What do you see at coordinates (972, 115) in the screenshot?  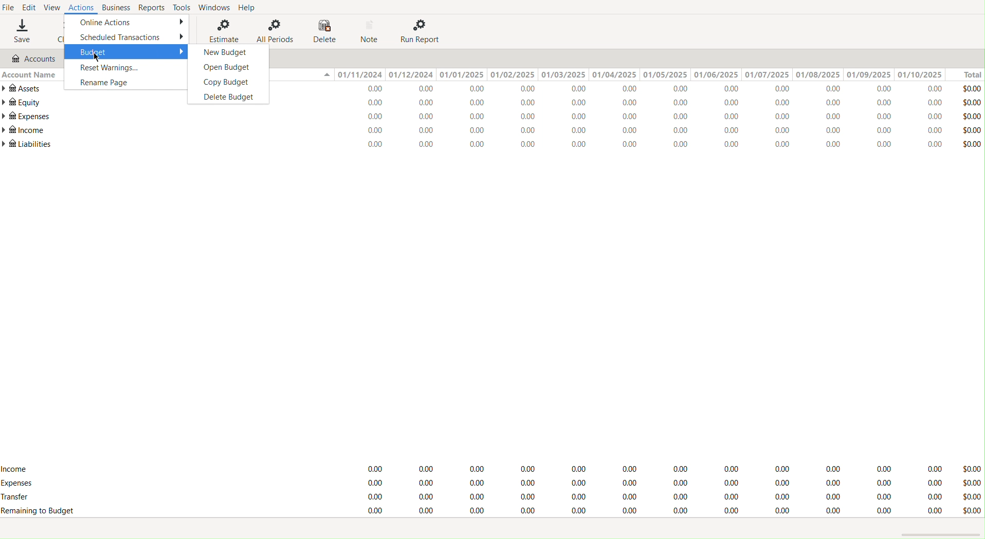 I see `Total Values` at bounding box center [972, 115].